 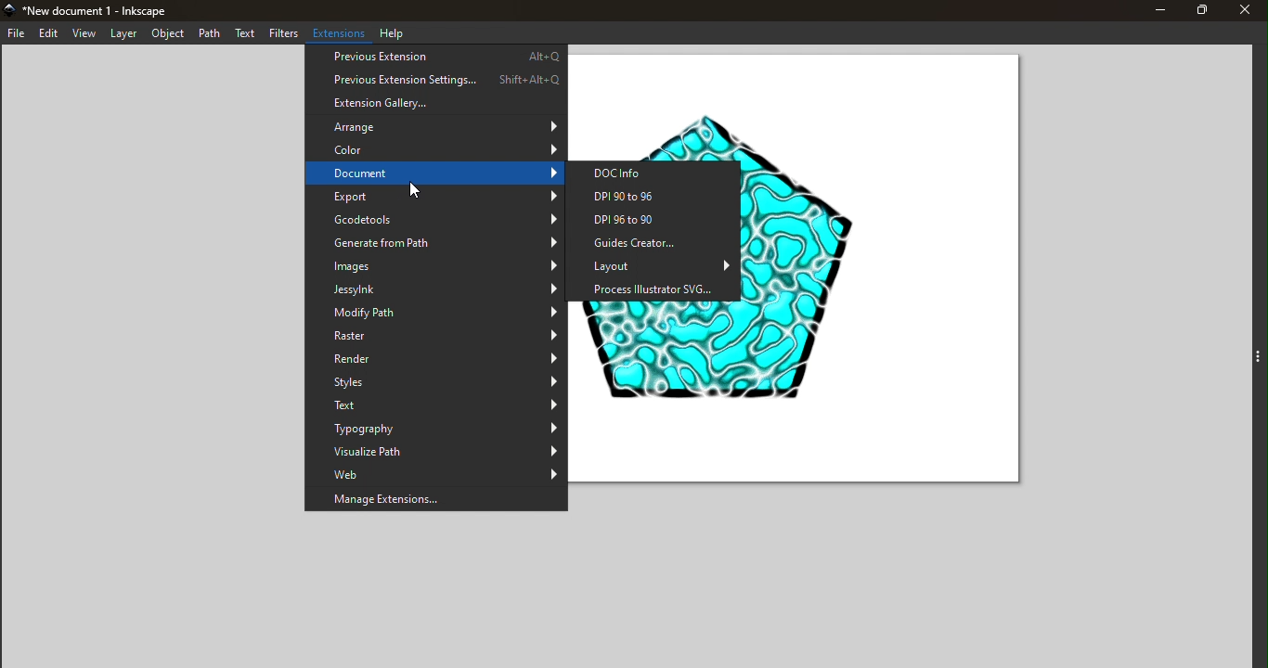 What do you see at coordinates (284, 34) in the screenshot?
I see `Filters` at bounding box center [284, 34].